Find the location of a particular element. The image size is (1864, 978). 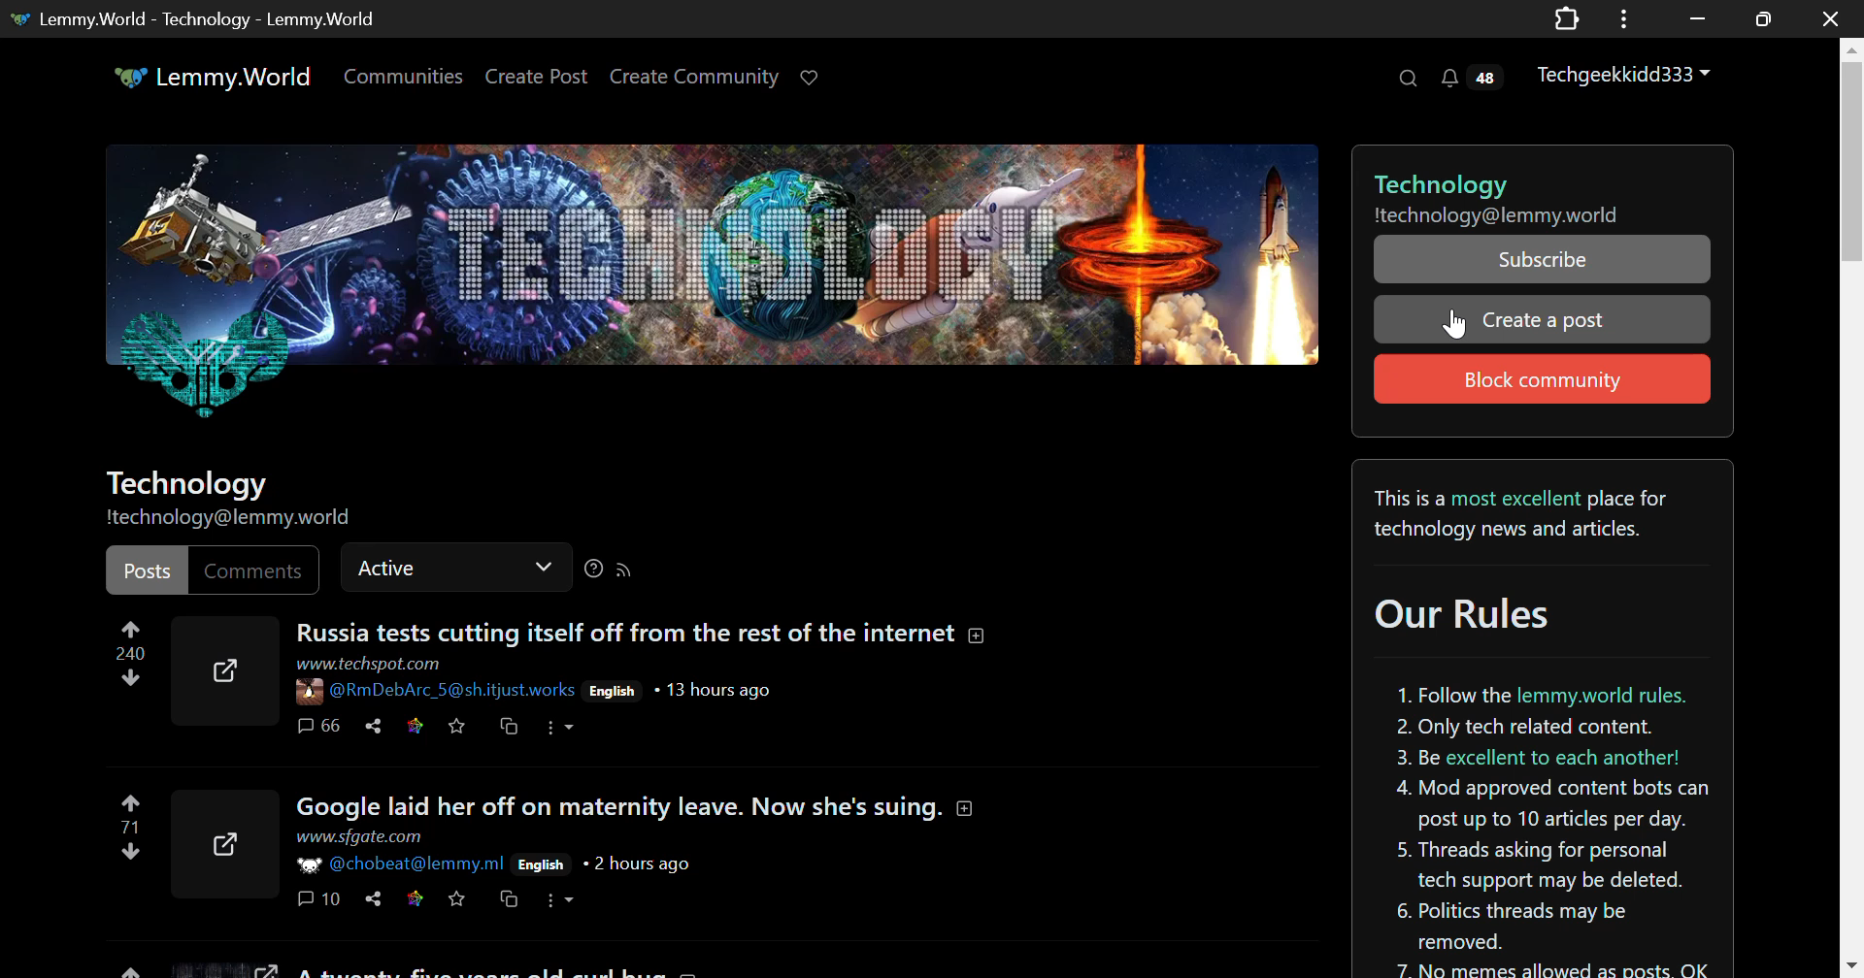

Close Window is located at coordinates (1825, 19).